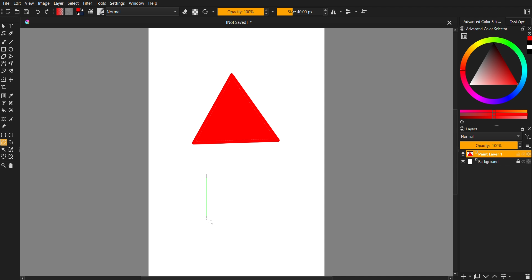 The height and width of the screenshot is (280, 532). Describe the element at coordinates (520, 21) in the screenshot. I see `Tool Options` at that location.